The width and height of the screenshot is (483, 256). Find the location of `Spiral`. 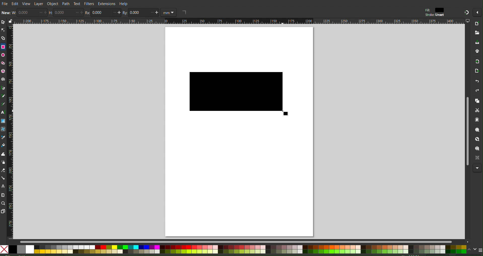

Spiral is located at coordinates (3, 79).